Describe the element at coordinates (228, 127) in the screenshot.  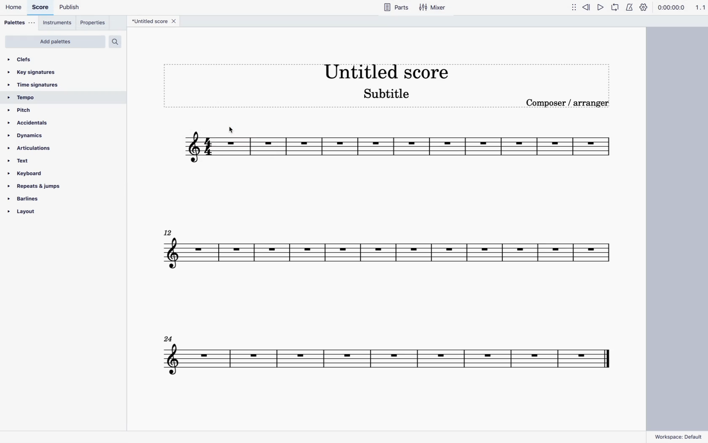
I see `cursor` at that location.